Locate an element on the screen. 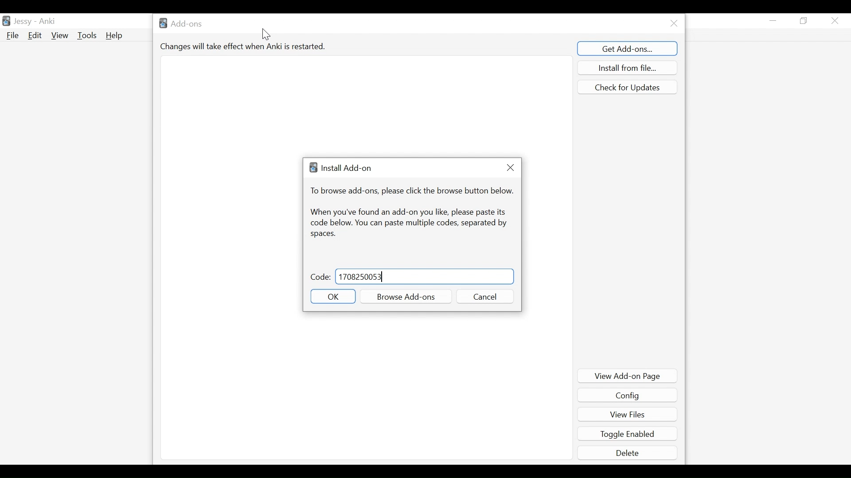  Code Field is located at coordinates (425, 277).